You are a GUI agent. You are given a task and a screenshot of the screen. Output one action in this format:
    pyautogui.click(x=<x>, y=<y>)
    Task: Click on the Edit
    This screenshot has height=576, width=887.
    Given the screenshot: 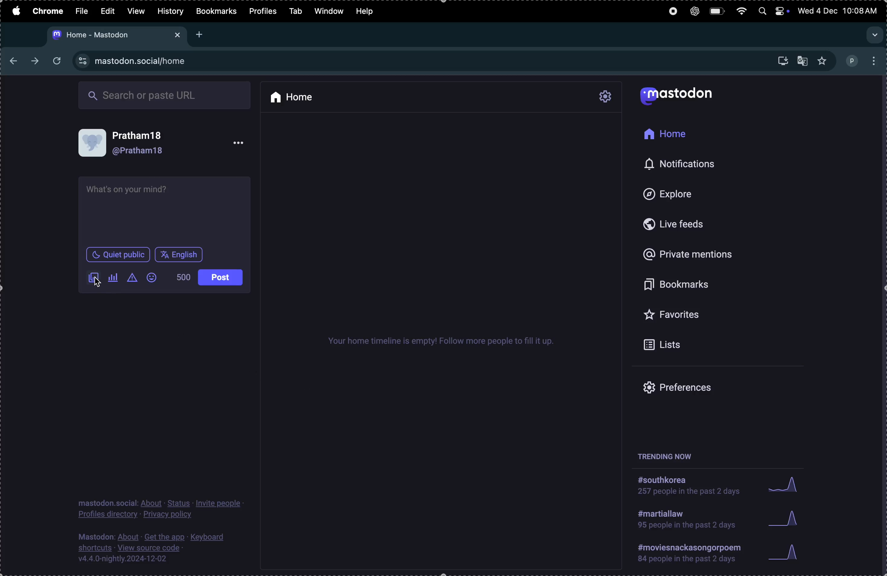 What is the action you would take?
    pyautogui.click(x=110, y=10)
    